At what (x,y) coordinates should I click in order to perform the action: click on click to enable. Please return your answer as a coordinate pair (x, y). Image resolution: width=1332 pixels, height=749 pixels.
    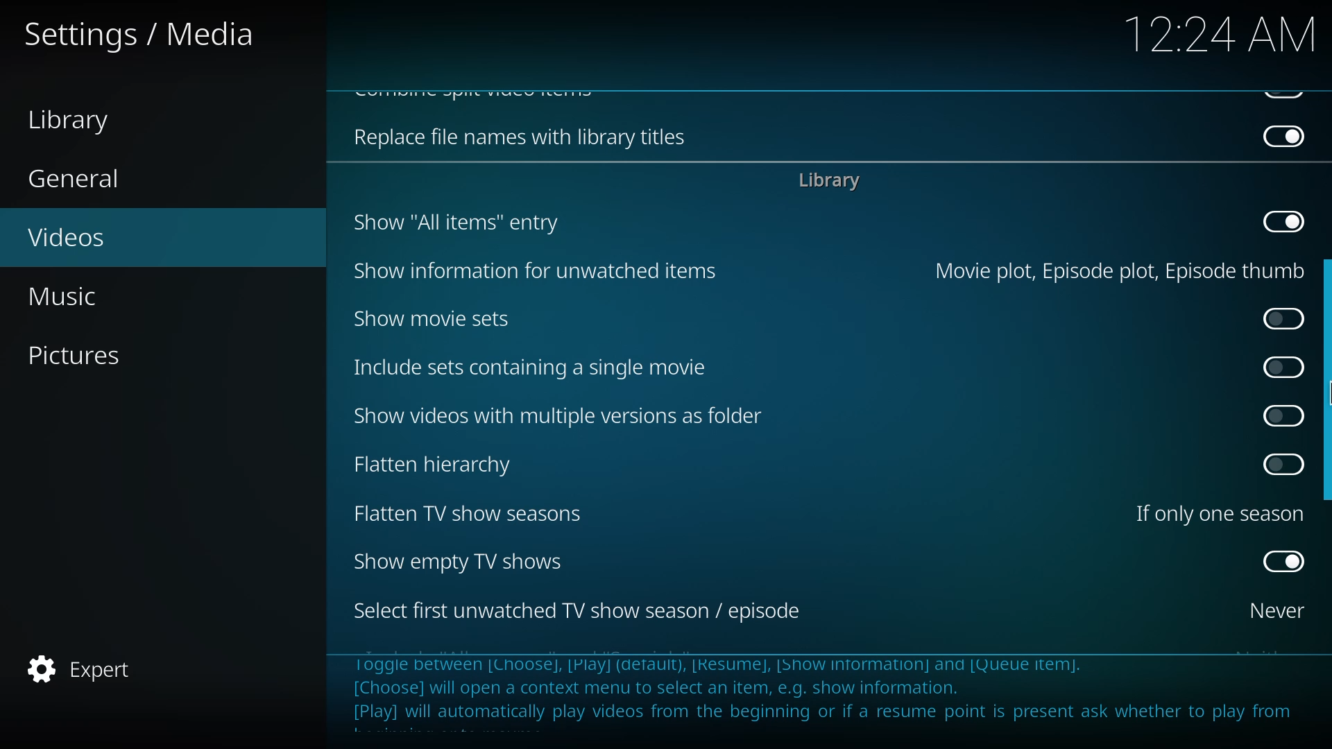
    Looking at the image, I should click on (1279, 318).